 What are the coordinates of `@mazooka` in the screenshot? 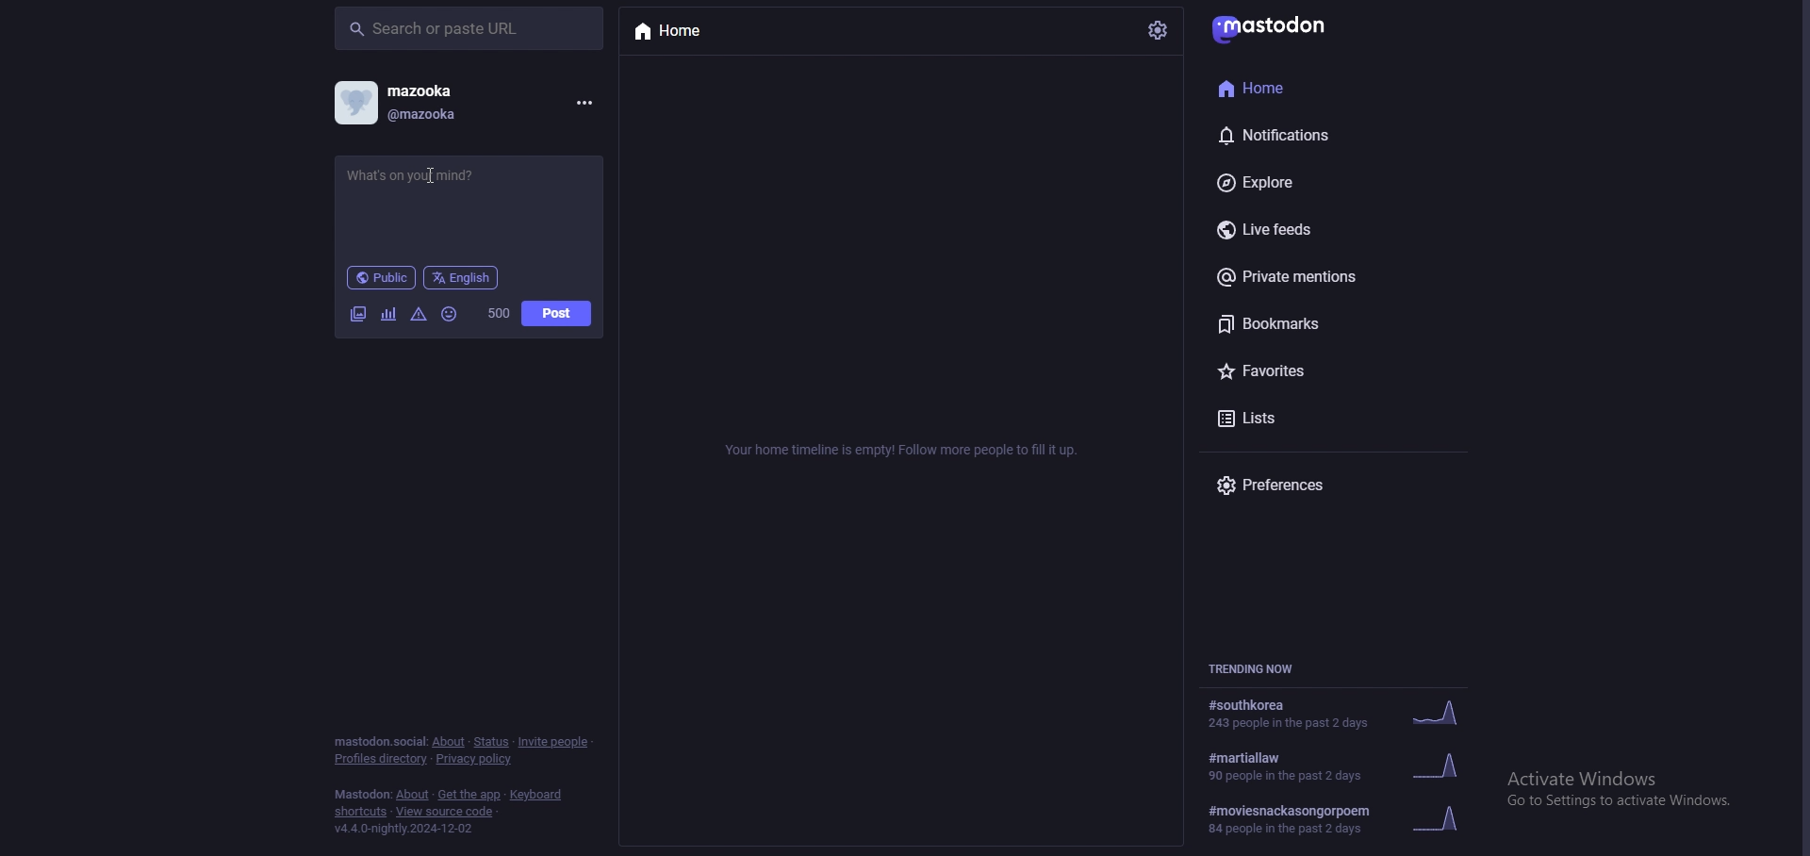 It's located at (435, 115).